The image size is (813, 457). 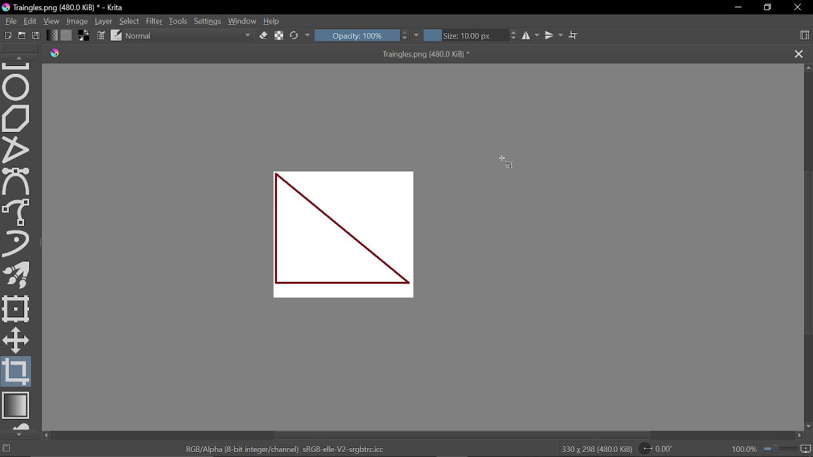 What do you see at coordinates (46, 435) in the screenshot?
I see `move left` at bounding box center [46, 435].